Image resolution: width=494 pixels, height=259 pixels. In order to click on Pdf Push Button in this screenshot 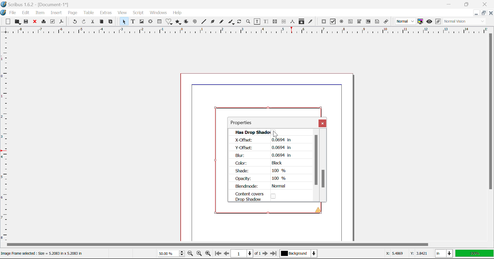, I will do `click(324, 22)`.